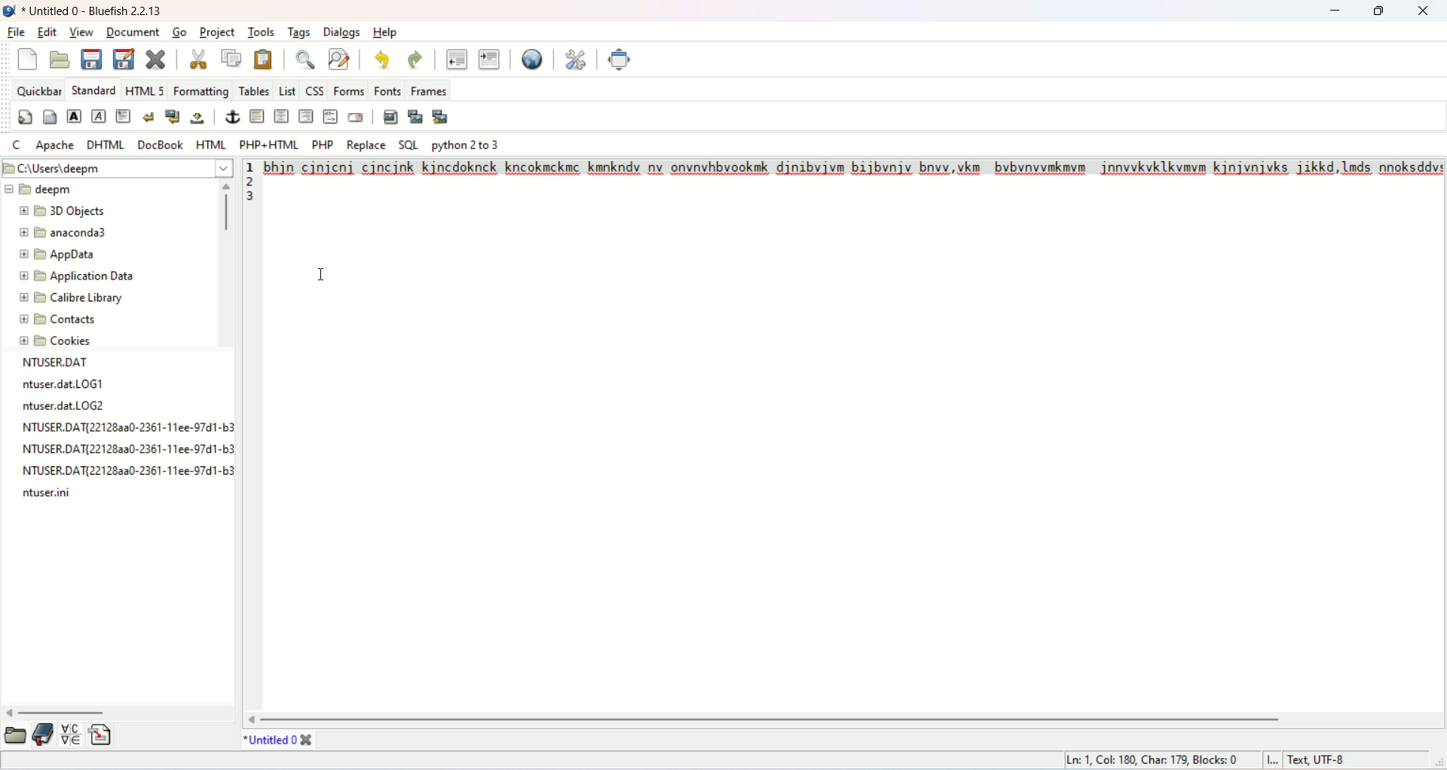 The height and width of the screenshot is (770, 1447). I want to click on edit preferences, so click(576, 57).